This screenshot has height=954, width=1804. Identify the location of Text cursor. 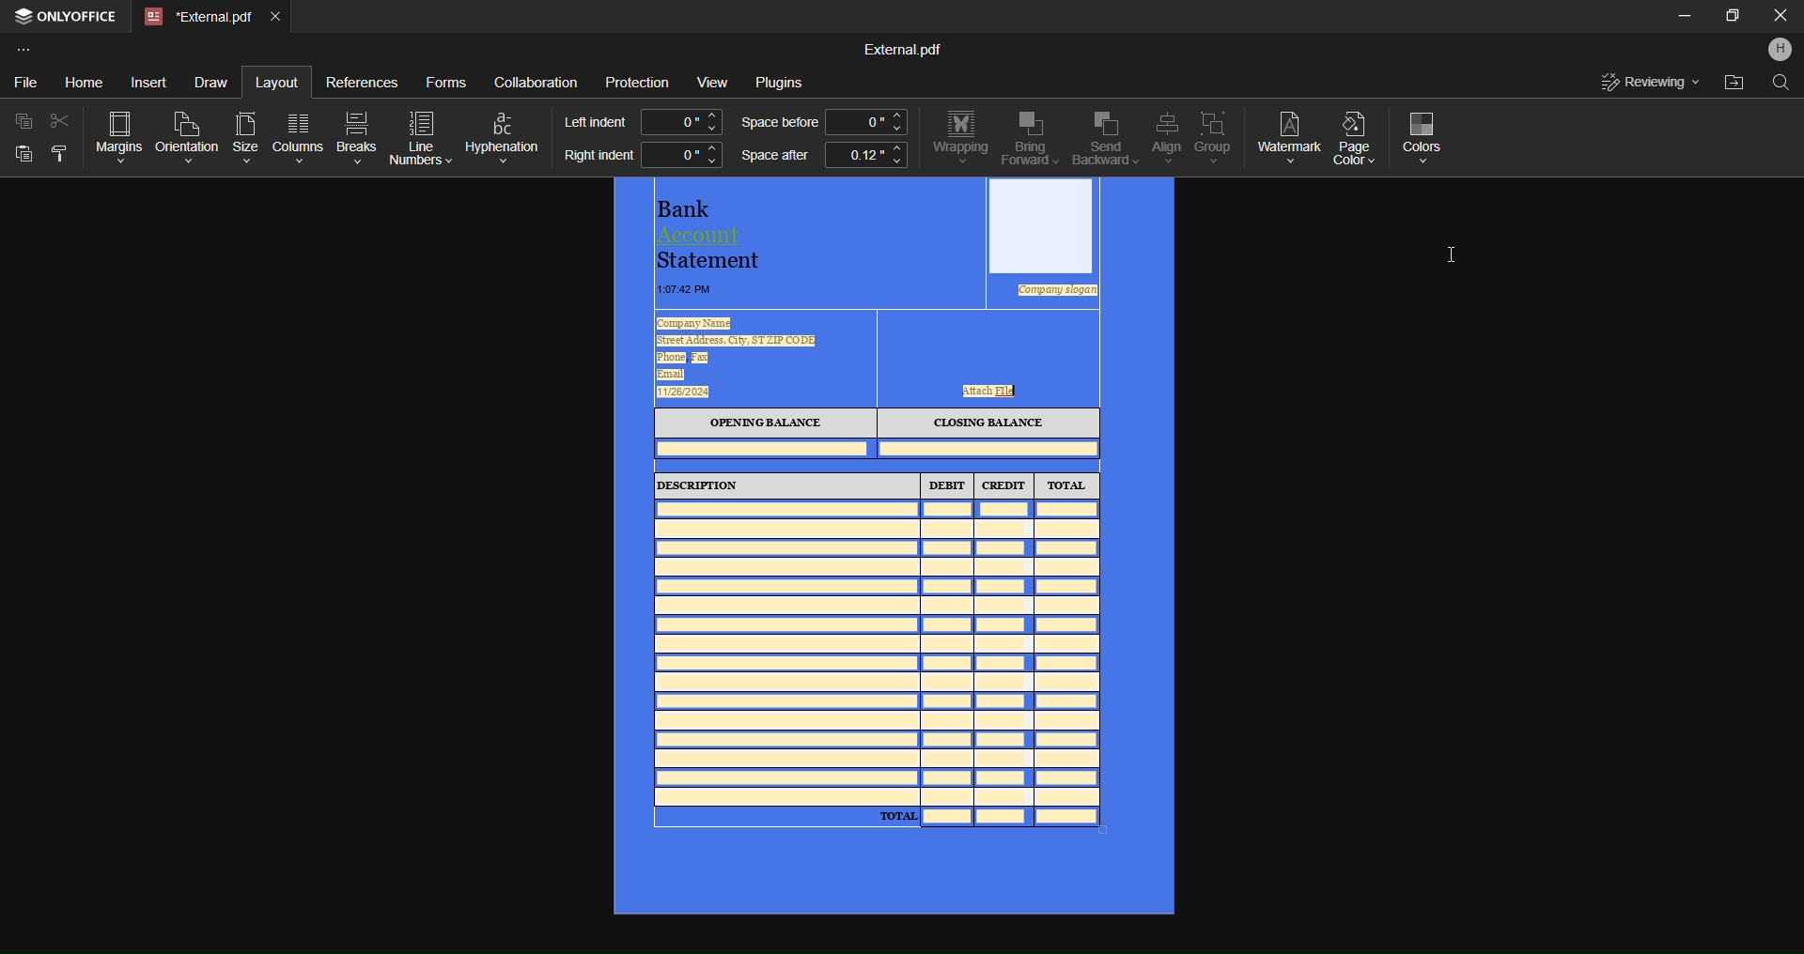
(1454, 254).